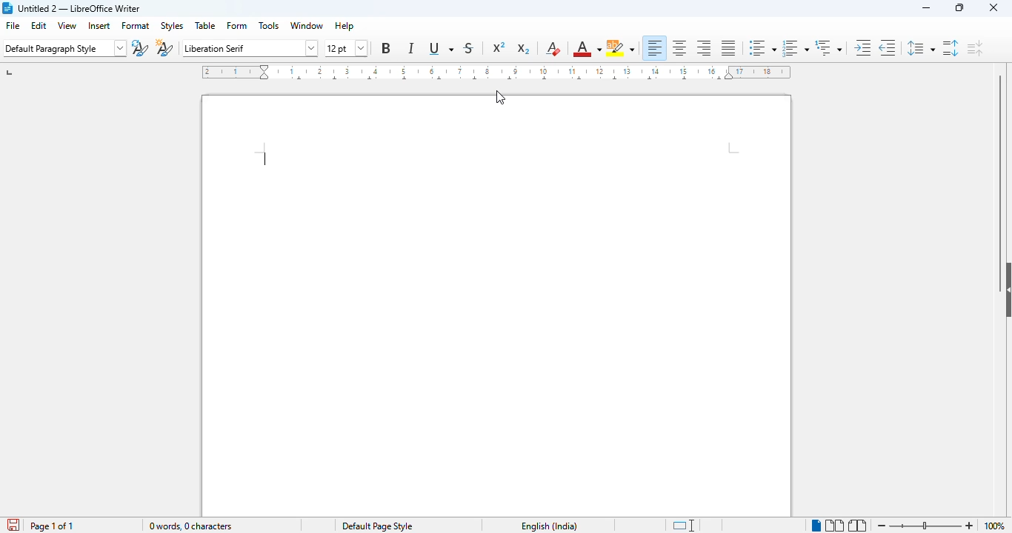  I want to click on toggle unordered list, so click(762, 48).